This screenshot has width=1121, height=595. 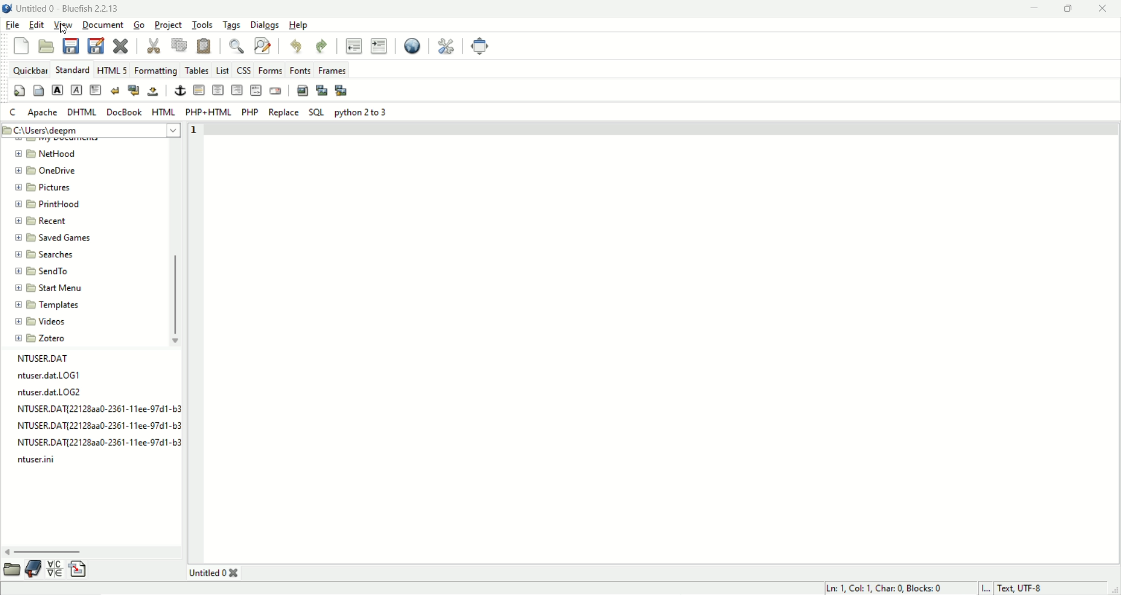 What do you see at coordinates (24, 47) in the screenshot?
I see `new` at bounding box center [24, 47].